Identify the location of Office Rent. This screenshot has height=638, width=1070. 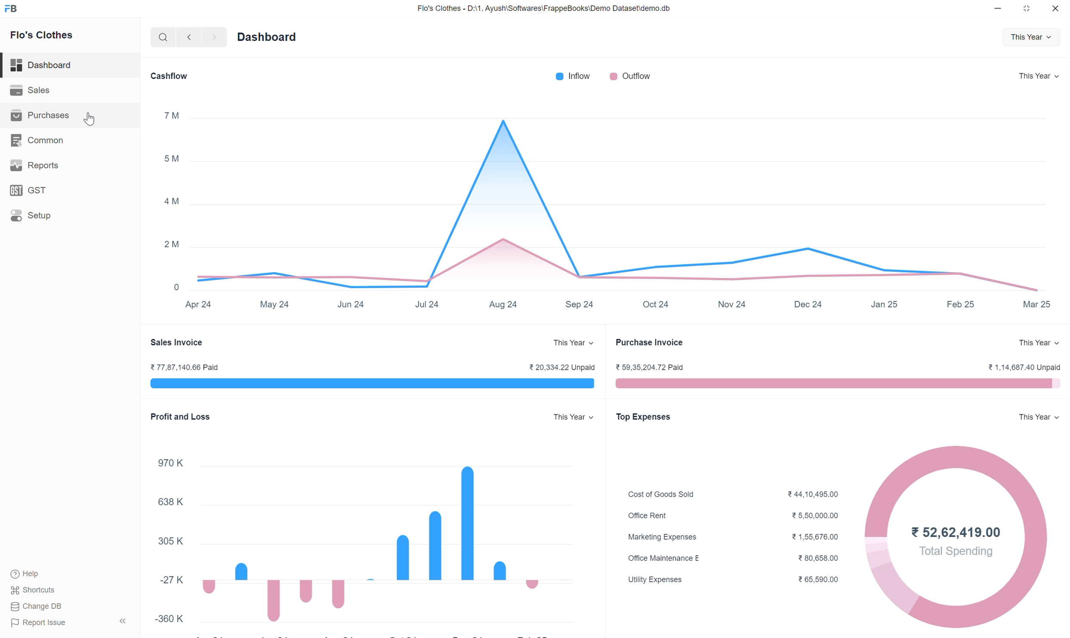
(648, 515).